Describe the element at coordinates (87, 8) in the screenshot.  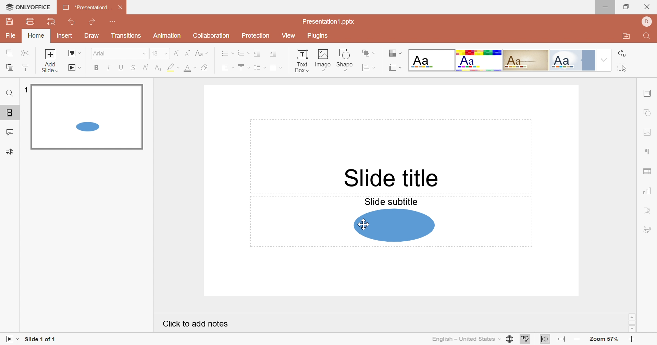
I see `*Presentation1 ...` at that location.